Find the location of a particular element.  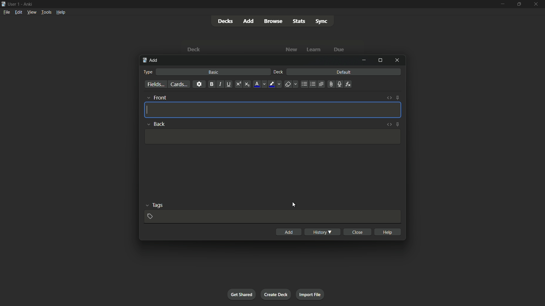

edit menu is located at coordinates (18, 12).